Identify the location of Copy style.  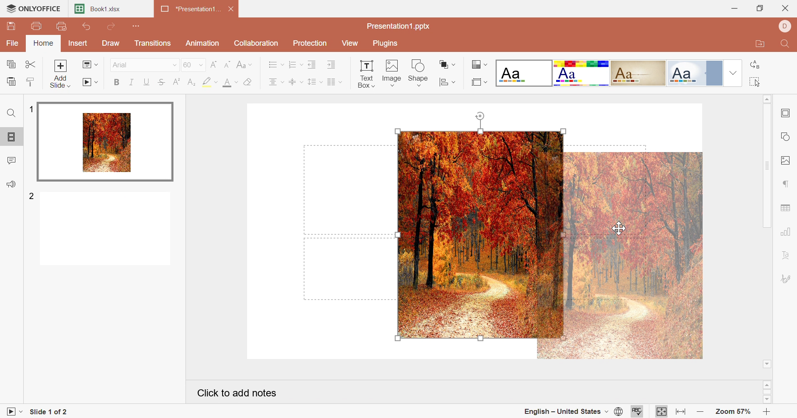
(32, 82).